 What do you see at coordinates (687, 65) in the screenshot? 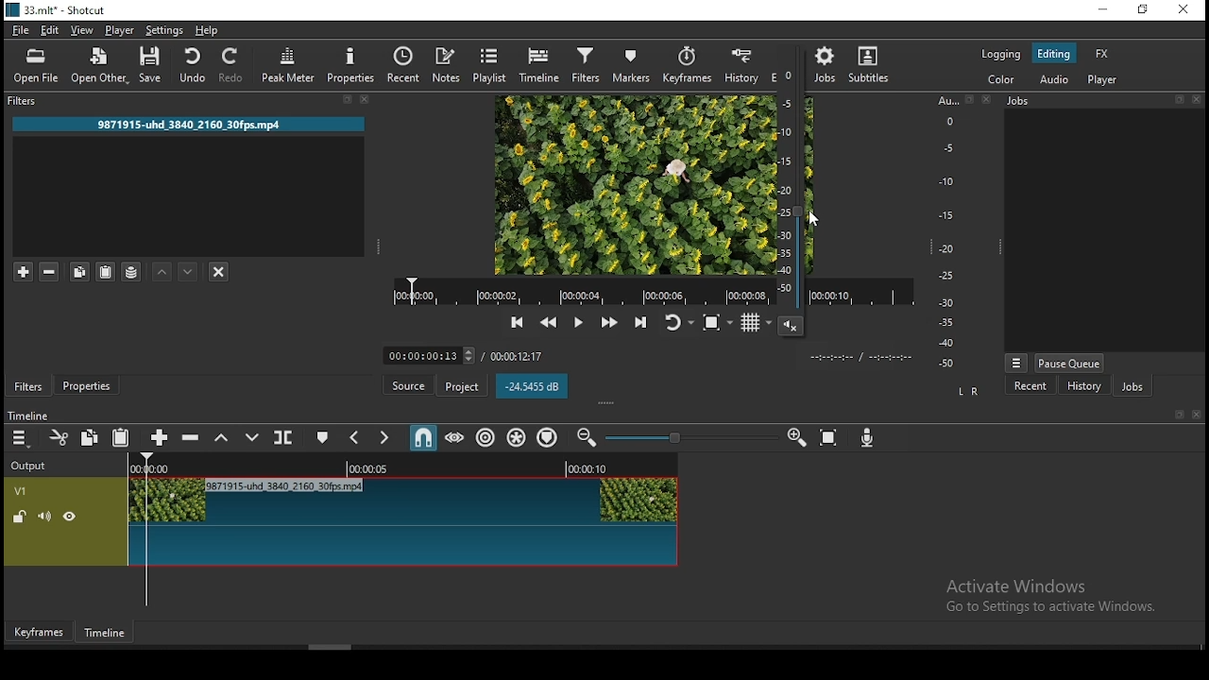
I see `keyframes` at bounding box center [687, 65].